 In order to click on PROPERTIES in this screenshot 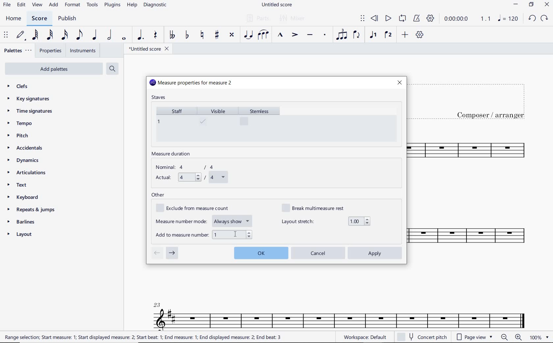, I will do `click(50, 52)`.